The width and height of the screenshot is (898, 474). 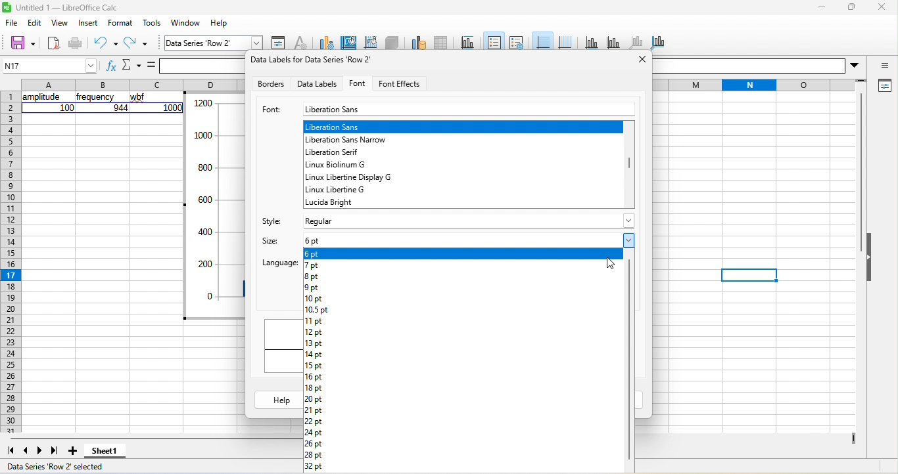 What do you see at coordinates (493, 41) in the screenshot?
I see `legend on/off` at bounding box center [493, 41].